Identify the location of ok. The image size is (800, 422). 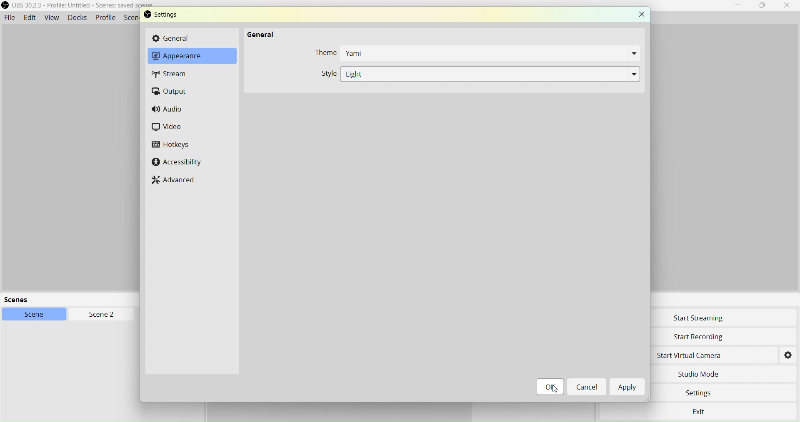
(551, 390).